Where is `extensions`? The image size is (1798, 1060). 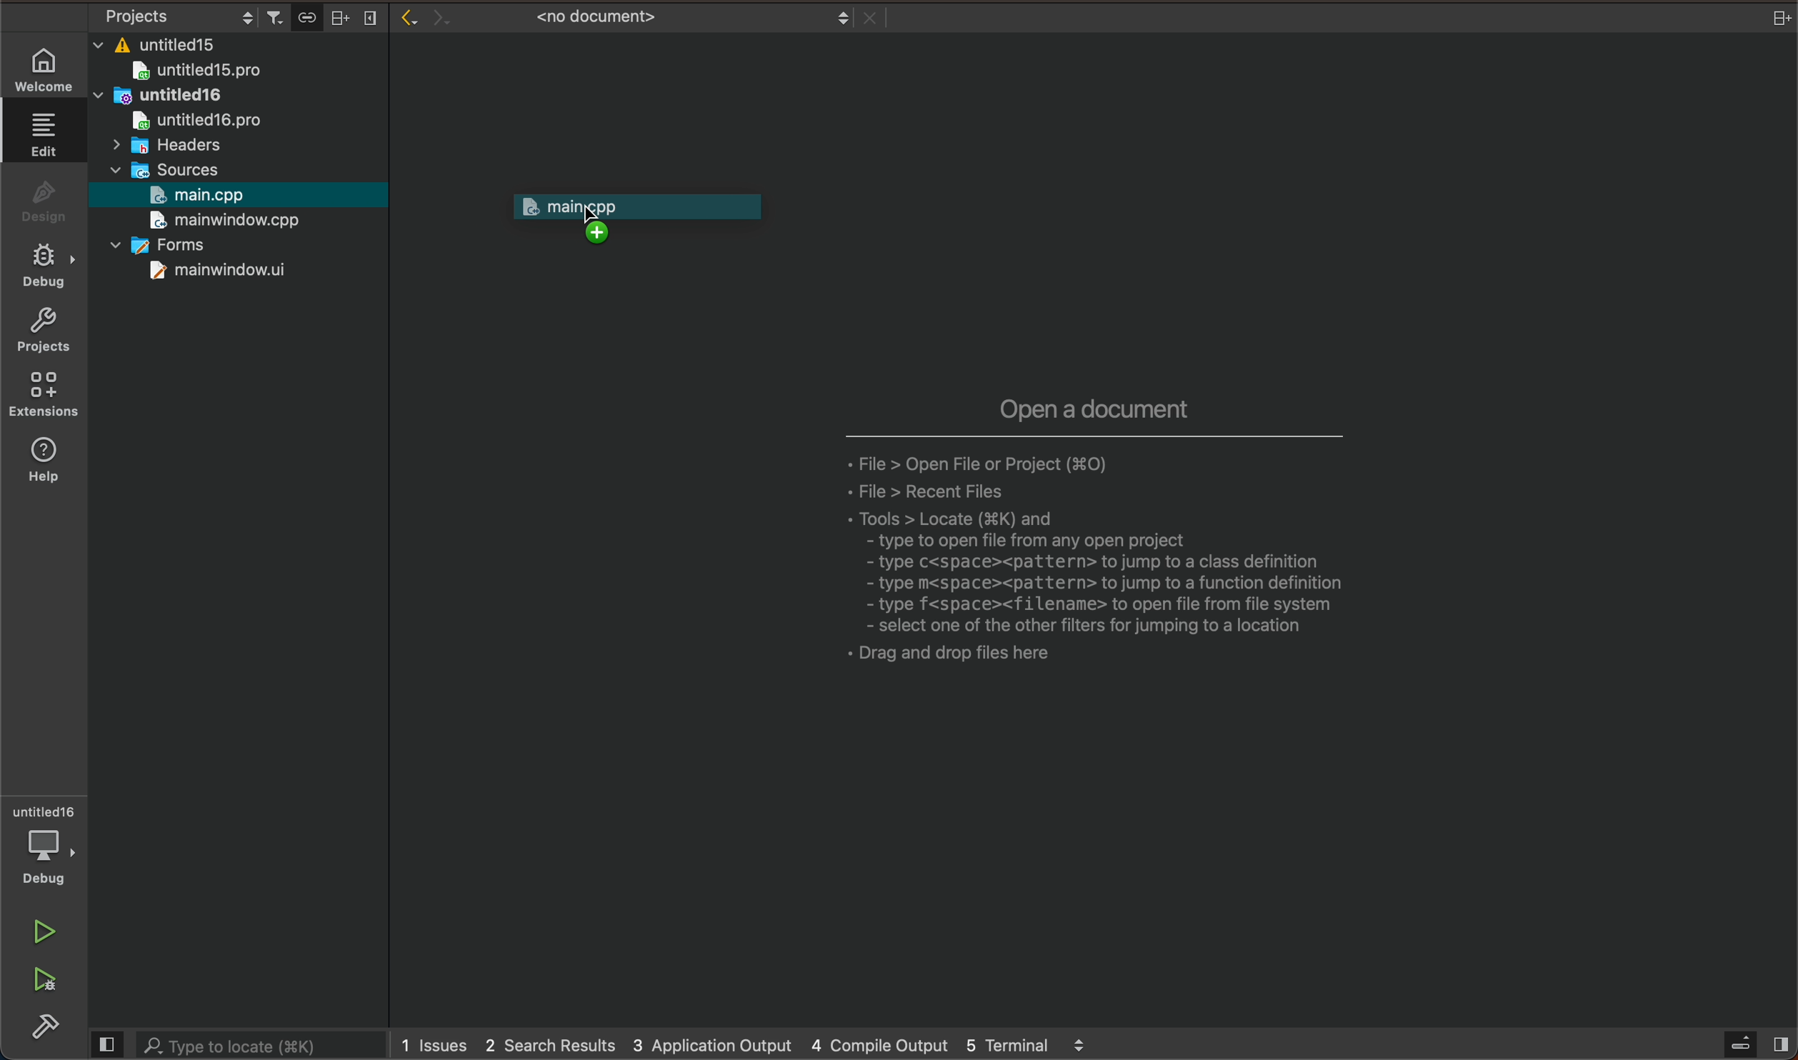 extensions is located at coordinates (44, 394).